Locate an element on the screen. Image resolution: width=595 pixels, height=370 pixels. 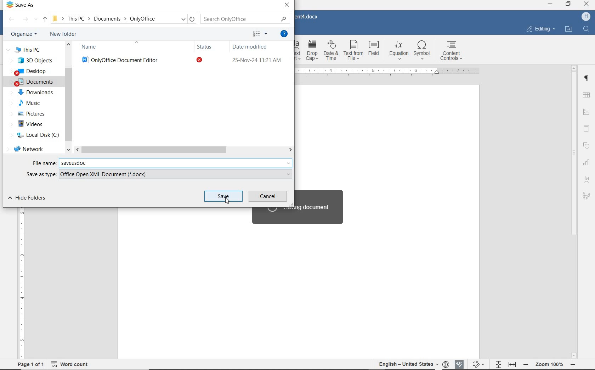
Status is located at coordinates (204, 46).